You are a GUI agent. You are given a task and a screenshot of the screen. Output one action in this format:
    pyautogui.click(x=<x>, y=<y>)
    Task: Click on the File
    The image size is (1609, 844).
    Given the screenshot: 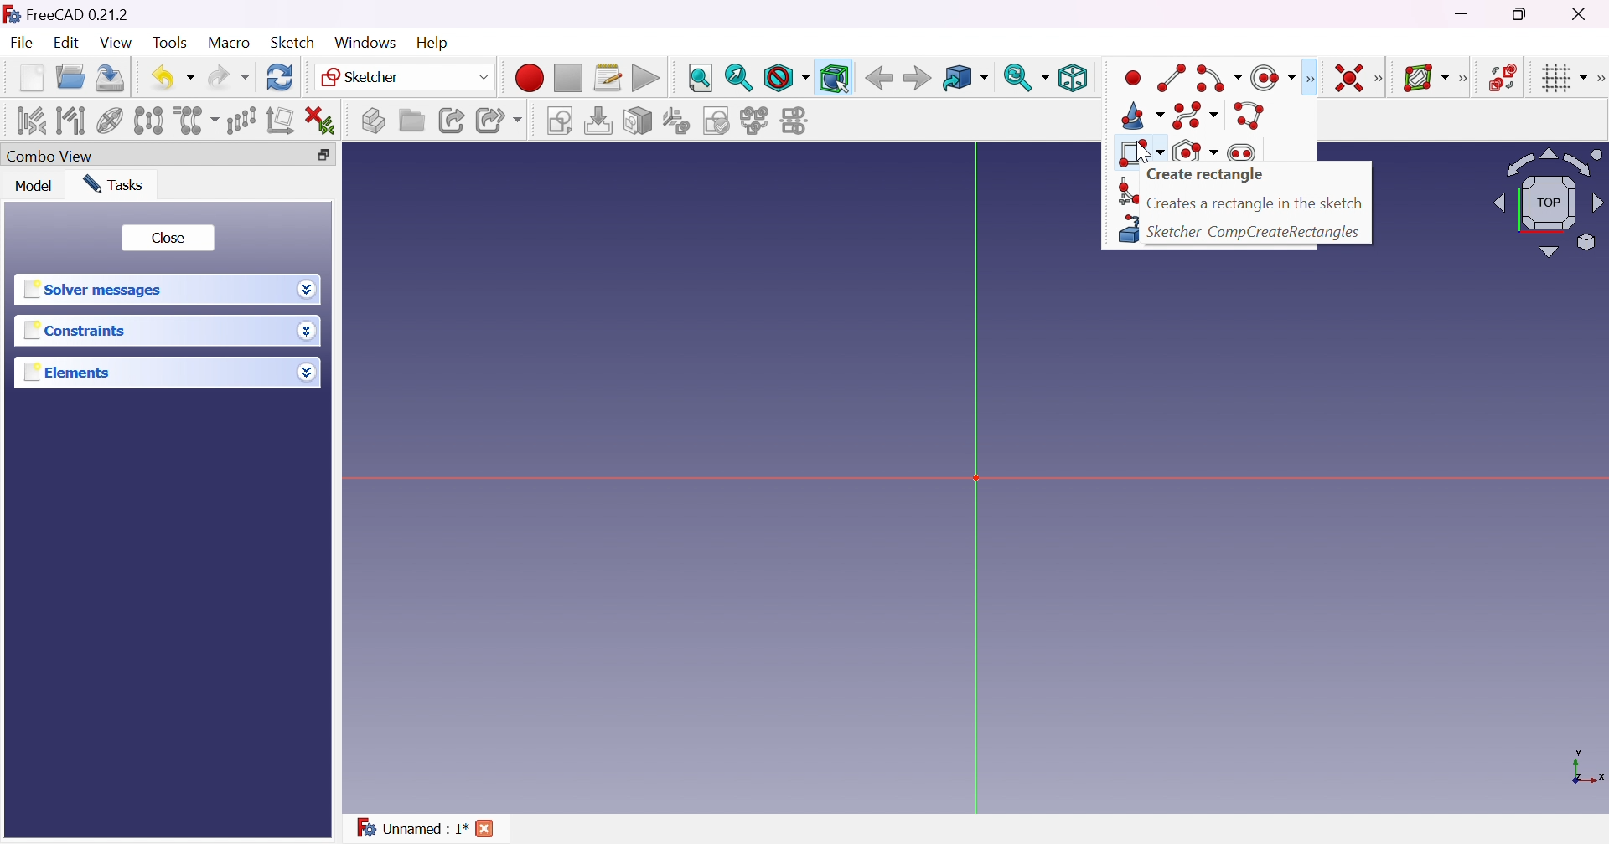 What is the action you would take?
    pyautogui.click(x=21, y=42)
    